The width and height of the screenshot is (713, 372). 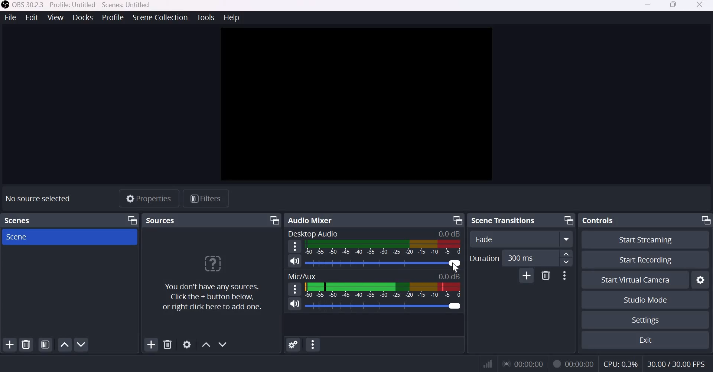 I want to click on You don't have any sources. Click the + button below, or right click here to add one, so click(x=211, y=284).